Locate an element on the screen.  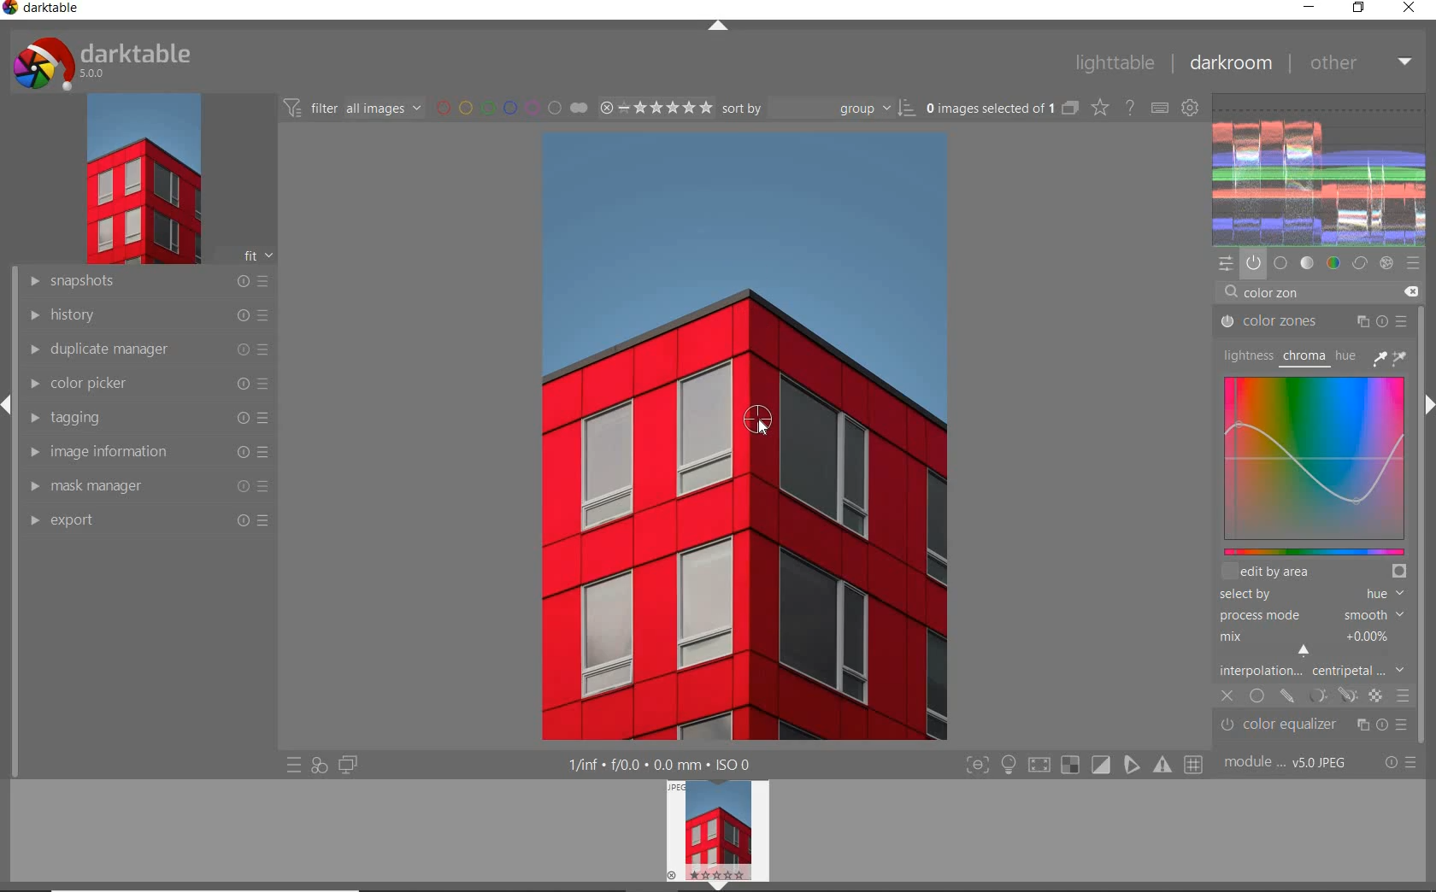
INTERPOLATION is located at coordinates (1311, 670).